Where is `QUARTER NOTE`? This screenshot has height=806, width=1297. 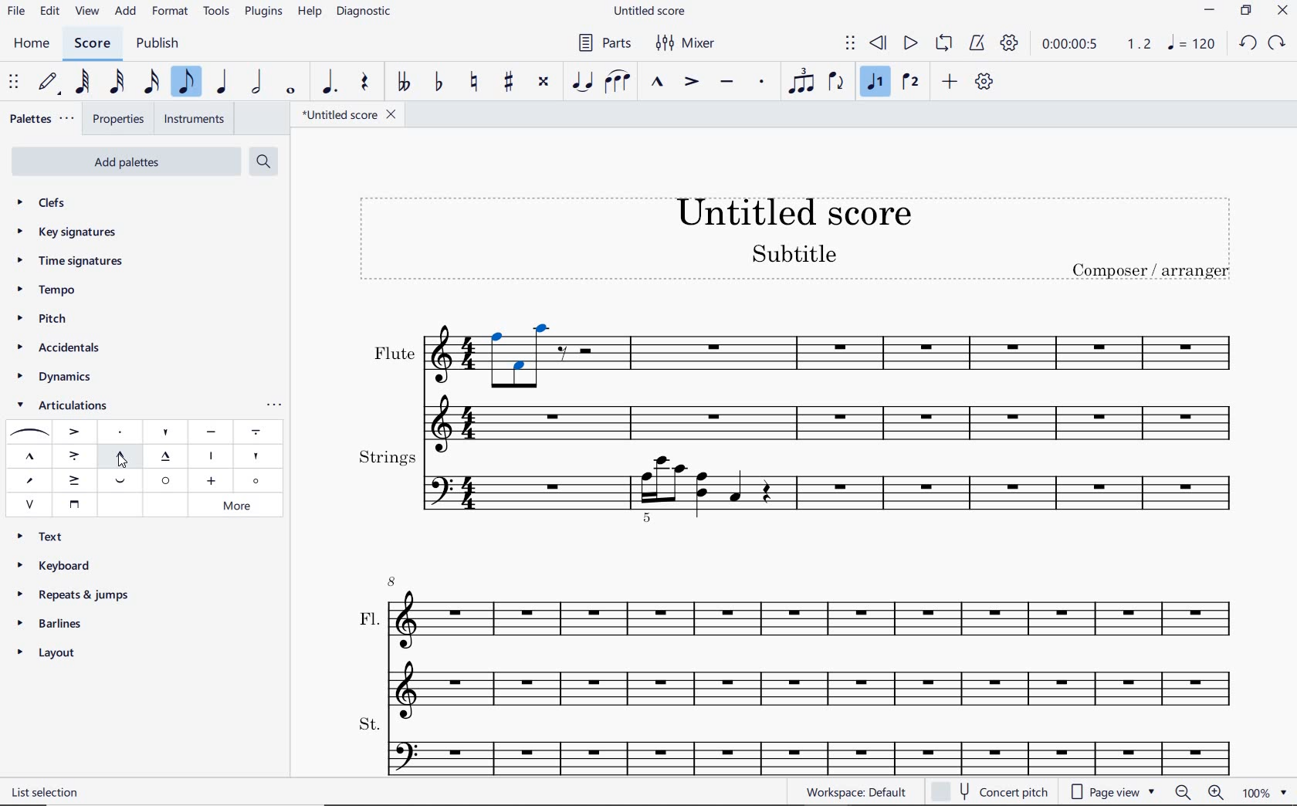
QUARTER NOTE is located at coordinates (222, 85).